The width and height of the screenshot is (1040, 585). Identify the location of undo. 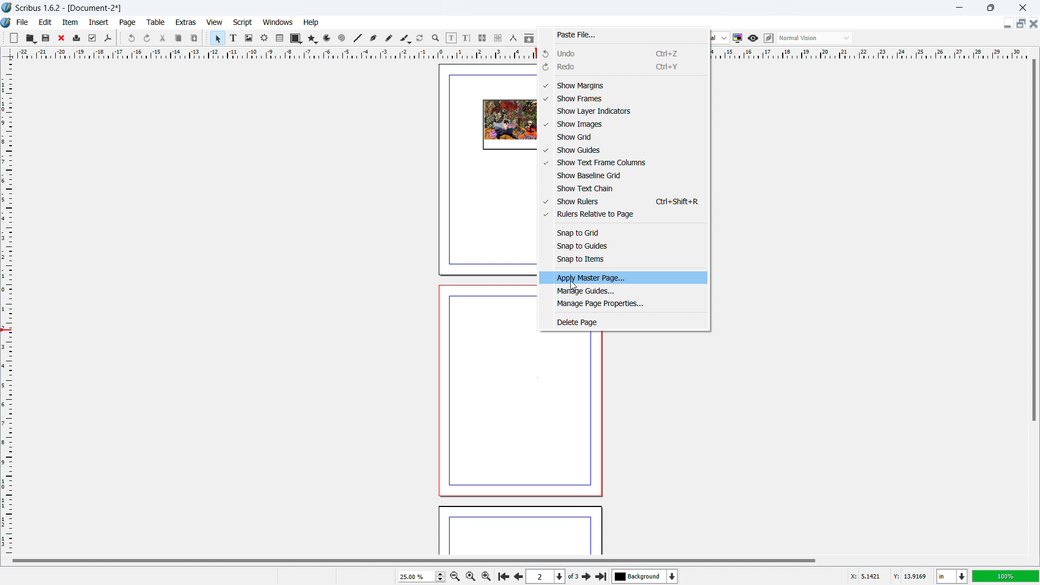
(623, 53).